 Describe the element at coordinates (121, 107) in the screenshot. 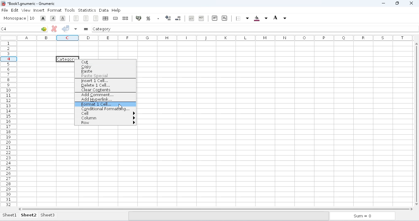

I see `cursor` at that location.